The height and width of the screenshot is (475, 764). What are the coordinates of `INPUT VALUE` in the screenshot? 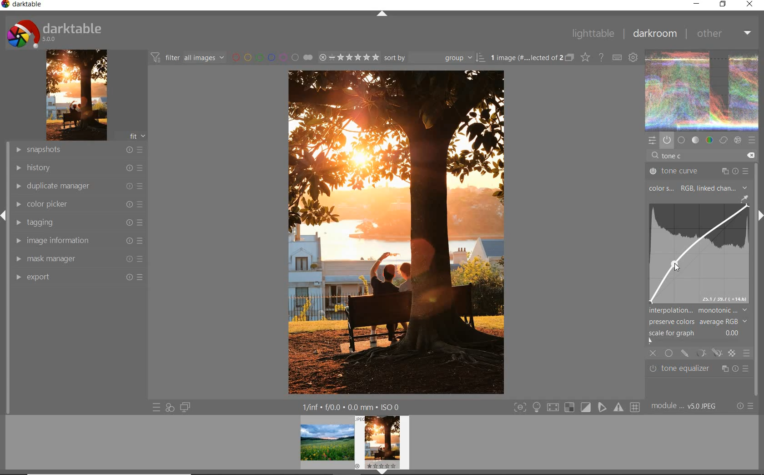 It's located at (675, 156).